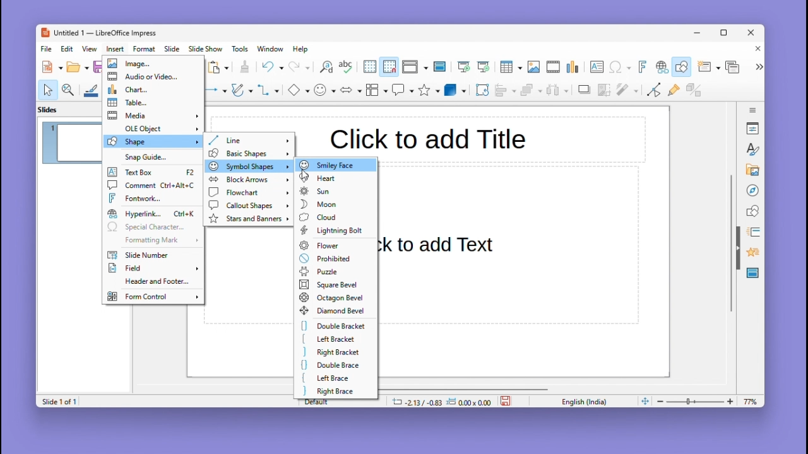 The height and width of the screenshot is (454, 808). What do you see at coordinates (463, 388) in the screenshot?
I see `Horizontal scroll bar` at bounding box center [463, 388].